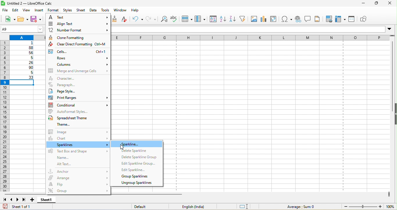 The width and height of the screenshot is (397, 210). Describe the element at coordinates (78, 184) in the screenshot. I see `flip` at that location.